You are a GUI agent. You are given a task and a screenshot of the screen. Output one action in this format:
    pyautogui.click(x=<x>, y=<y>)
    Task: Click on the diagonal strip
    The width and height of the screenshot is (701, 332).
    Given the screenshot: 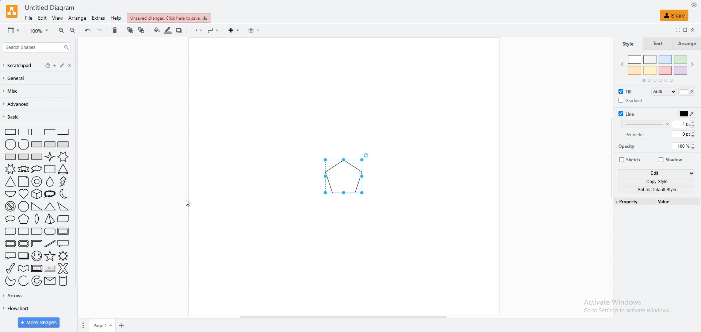 What is the action you would take?
    pyautogui.click(x=50, y=244)
    